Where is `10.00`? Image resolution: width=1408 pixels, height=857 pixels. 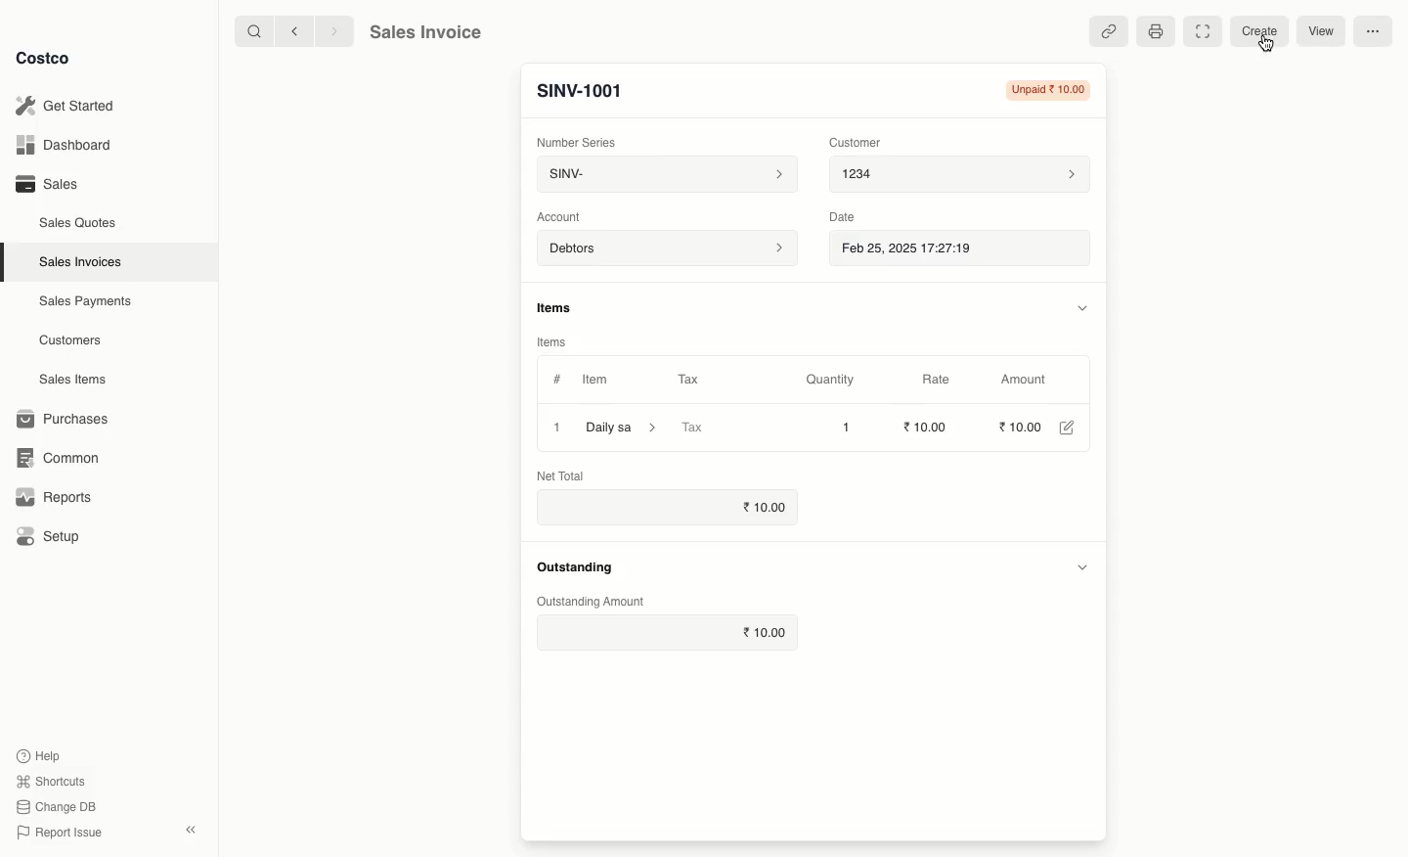 10.00 is located at coordinates (767, 633).